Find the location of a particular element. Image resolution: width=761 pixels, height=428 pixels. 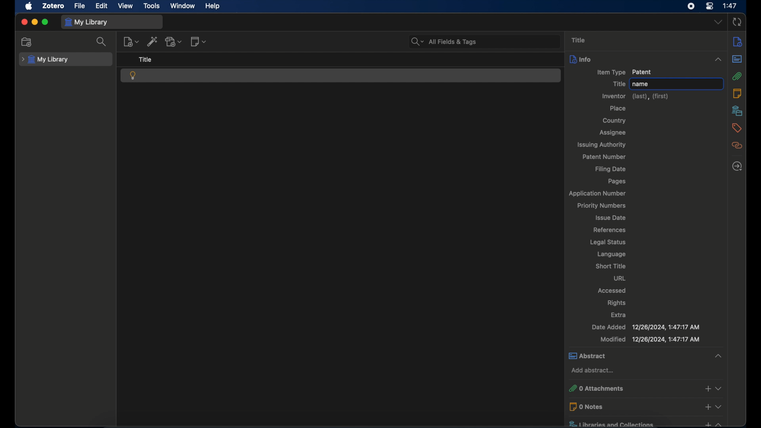

Collapse or expand  is located at coordinates (721, 423).